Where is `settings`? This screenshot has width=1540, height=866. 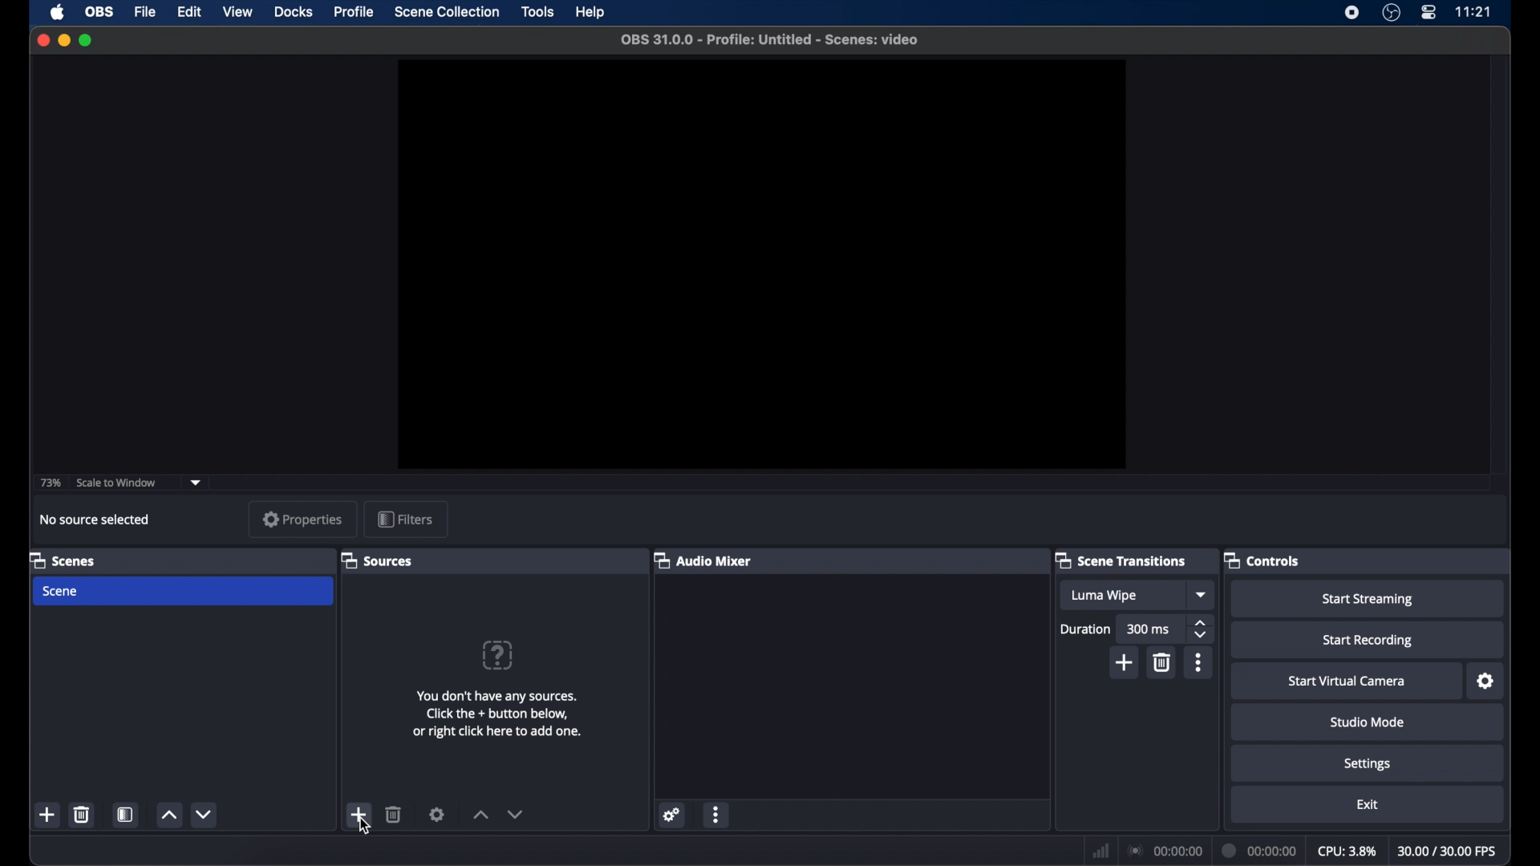 settings is located at coordinates (1368, 765).